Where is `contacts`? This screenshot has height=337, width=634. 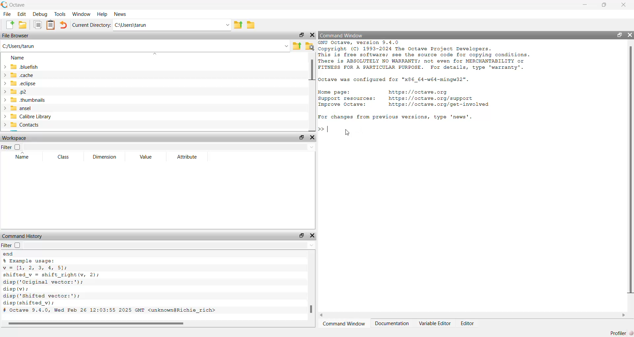 contacts is located at coordinates (49, 126).